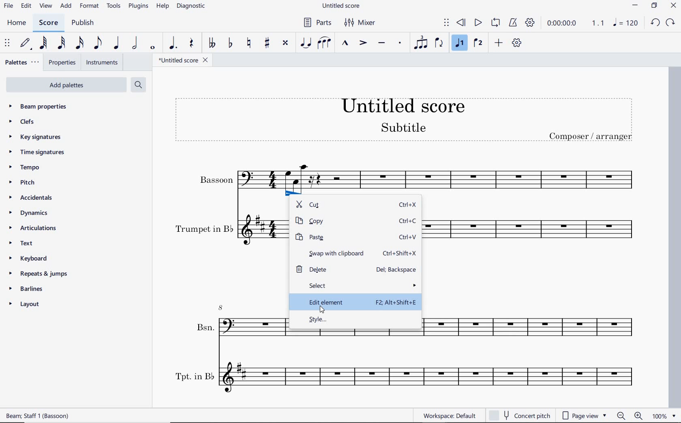  Describe the element at coordinates (413, 379) in the screenshot. I see `Tpt. in B` at that location.